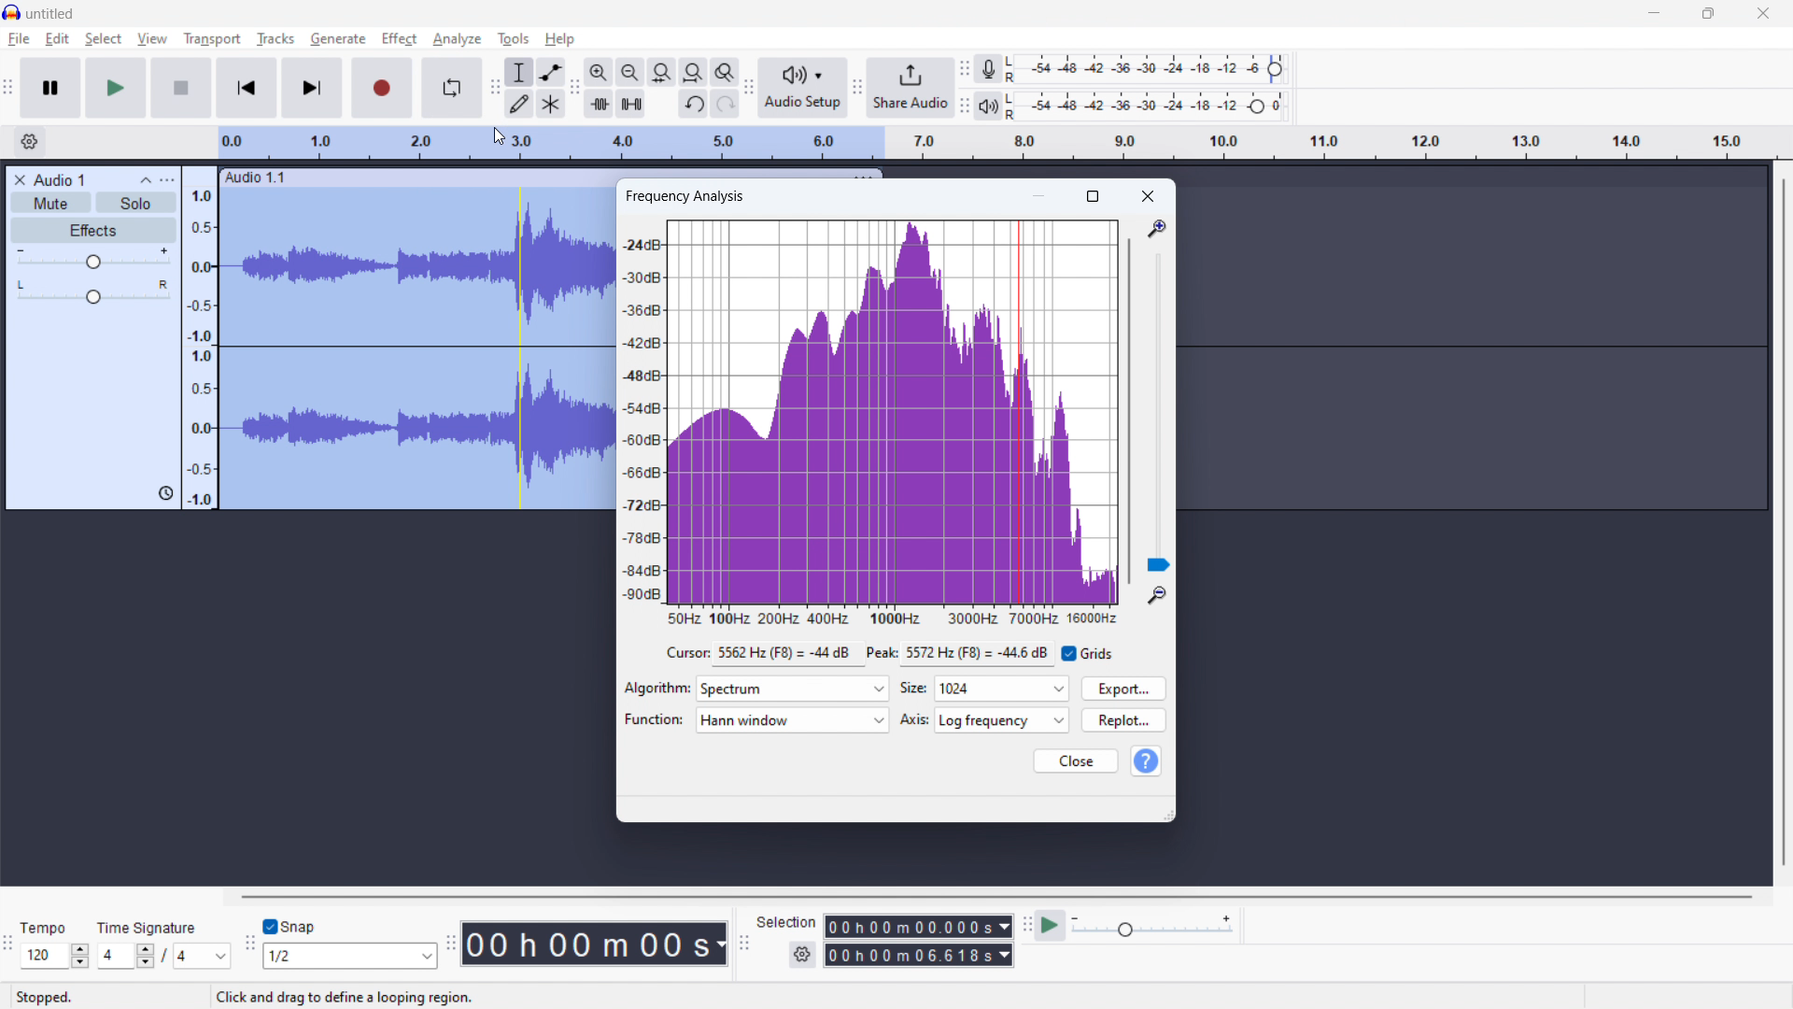  Describe the element at coordinates (520, 103) in the screenshot. I see `draw tool` at that location.